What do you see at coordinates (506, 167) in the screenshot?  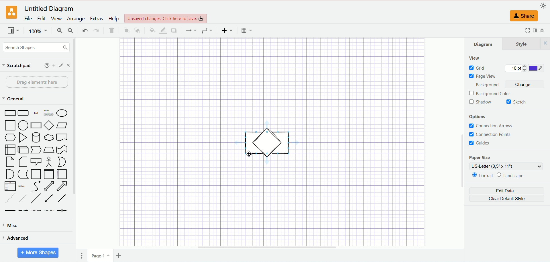 I see `US-letter(8,5" x 11")` at bounding box center [506, 167].